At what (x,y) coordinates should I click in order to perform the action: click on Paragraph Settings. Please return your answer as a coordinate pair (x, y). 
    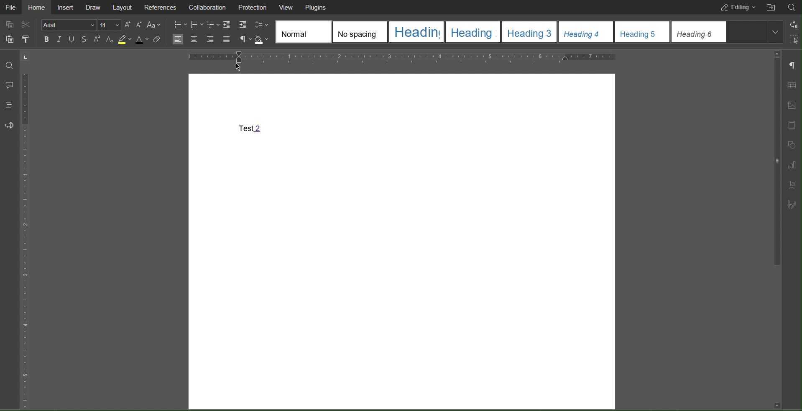
    Looking at the image, I should click on (245, 38).